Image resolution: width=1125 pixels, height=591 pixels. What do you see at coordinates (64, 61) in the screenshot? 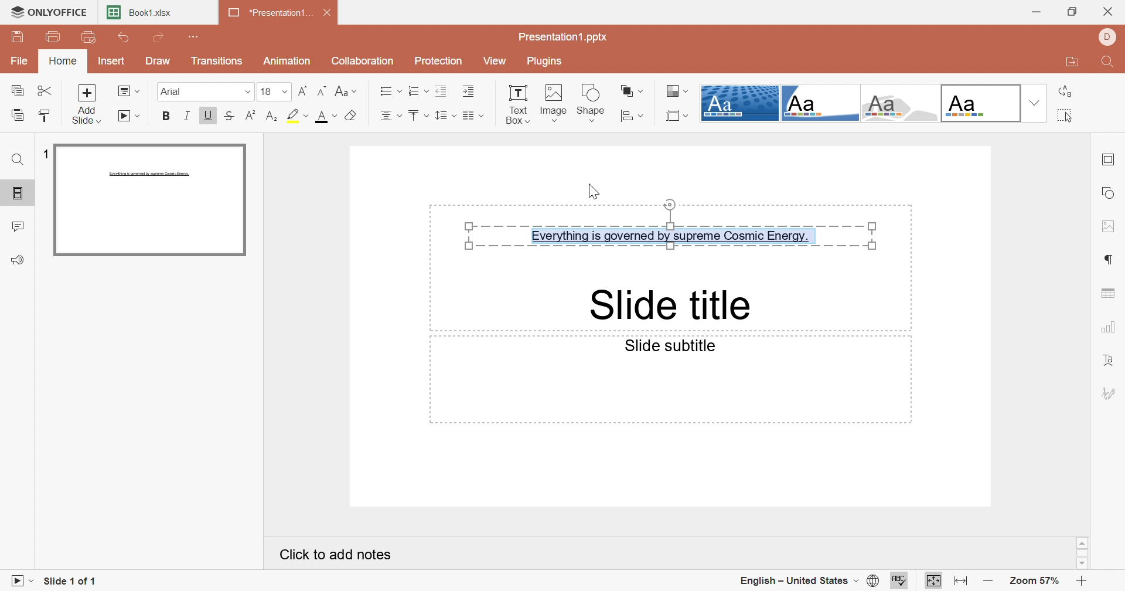
I see `Home` at bounding box center [64, 61].